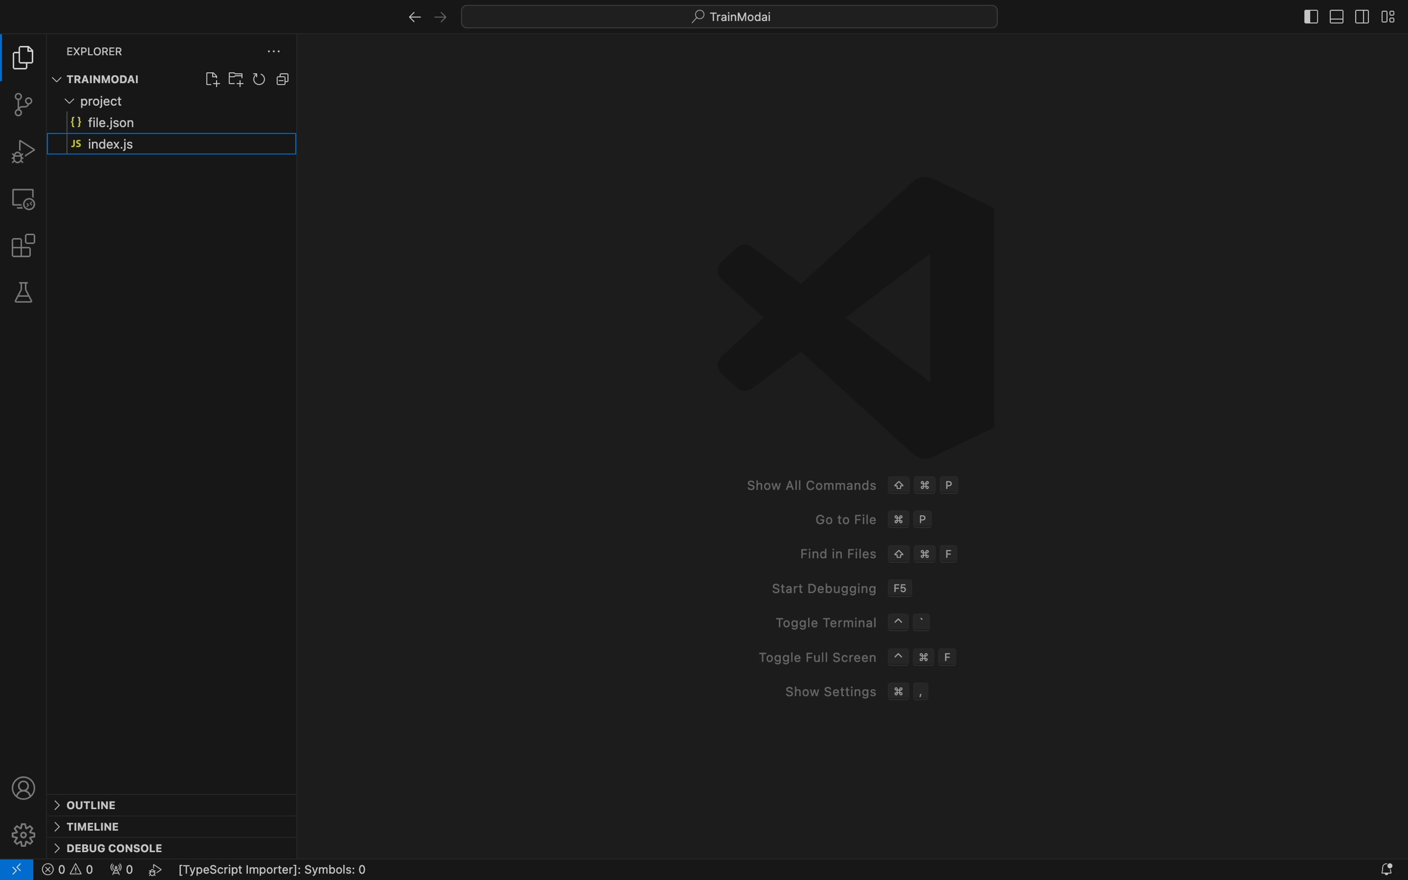  Describe the element at coordinates (23, 290) in the screenshot. I see `tests` at that location.